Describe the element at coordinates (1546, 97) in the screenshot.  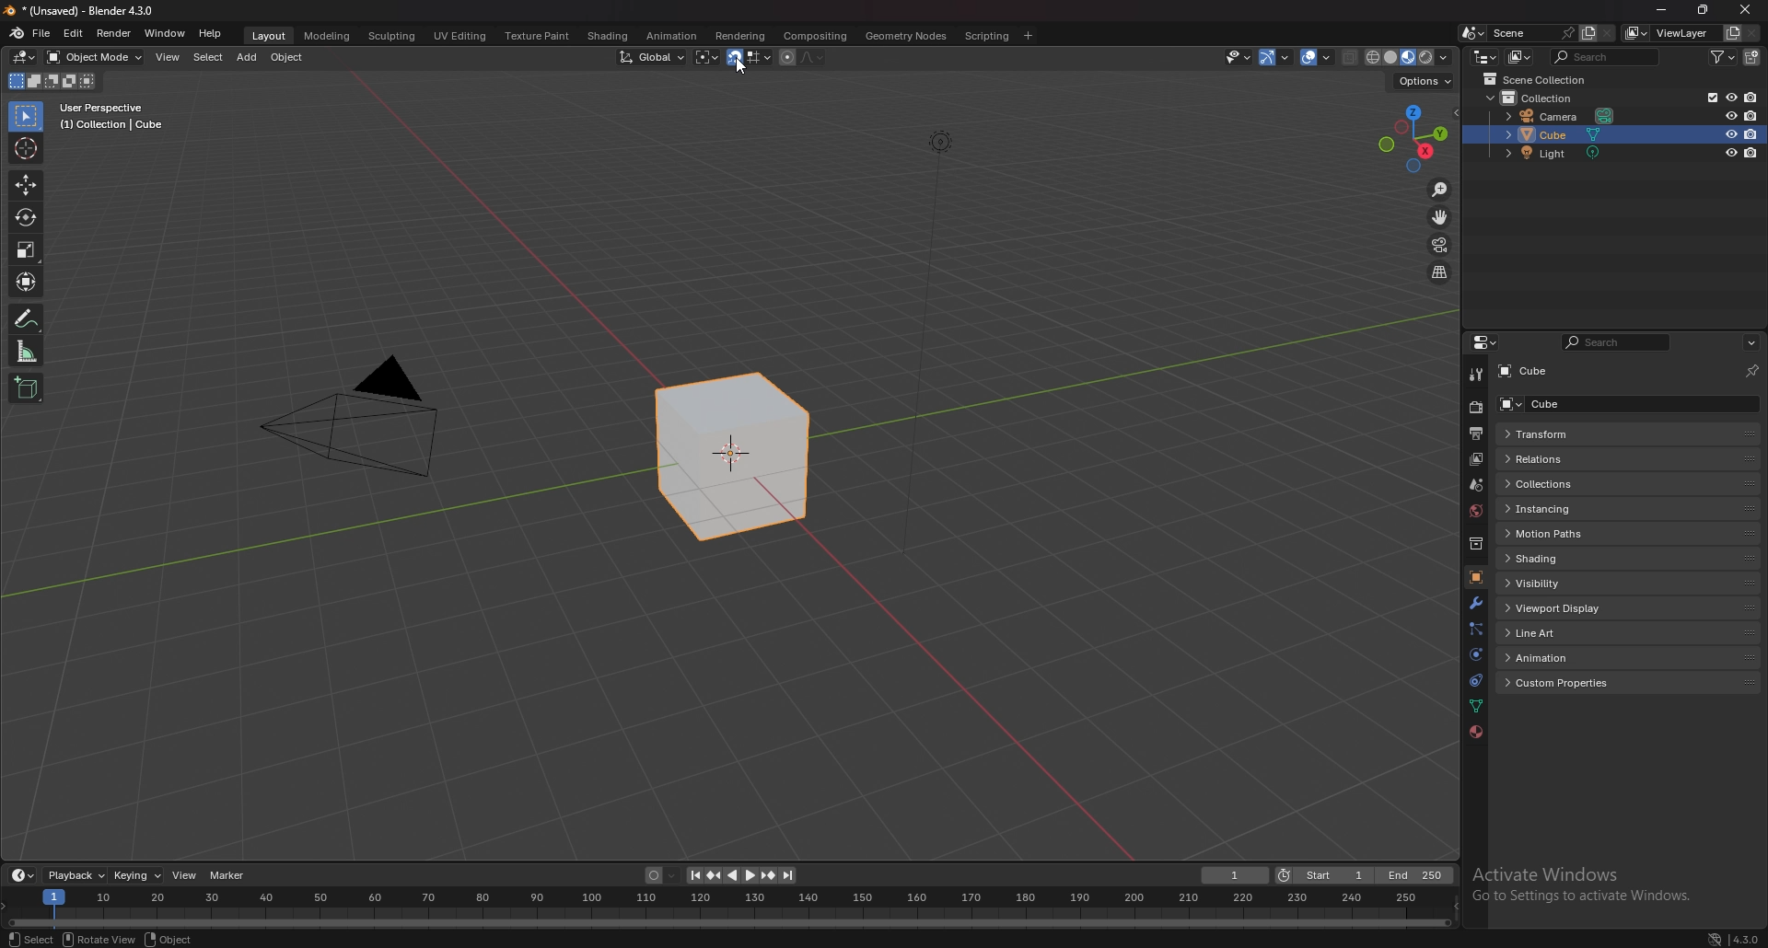
I see `collection` at that location.